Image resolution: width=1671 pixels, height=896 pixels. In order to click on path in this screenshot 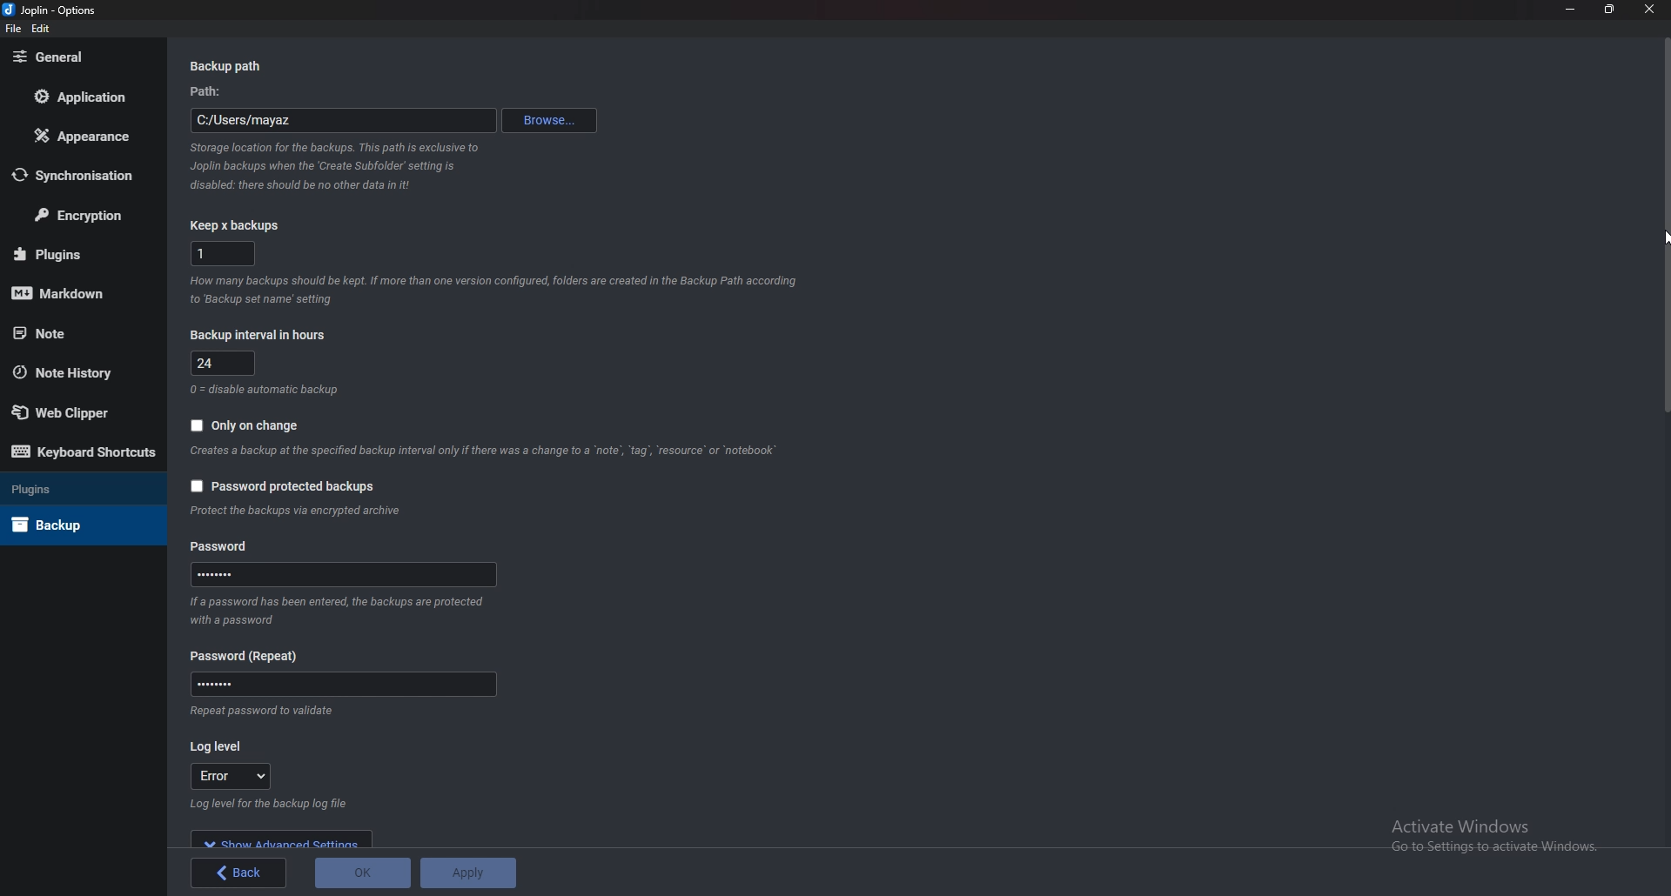, I will do `click(211, 91)`.